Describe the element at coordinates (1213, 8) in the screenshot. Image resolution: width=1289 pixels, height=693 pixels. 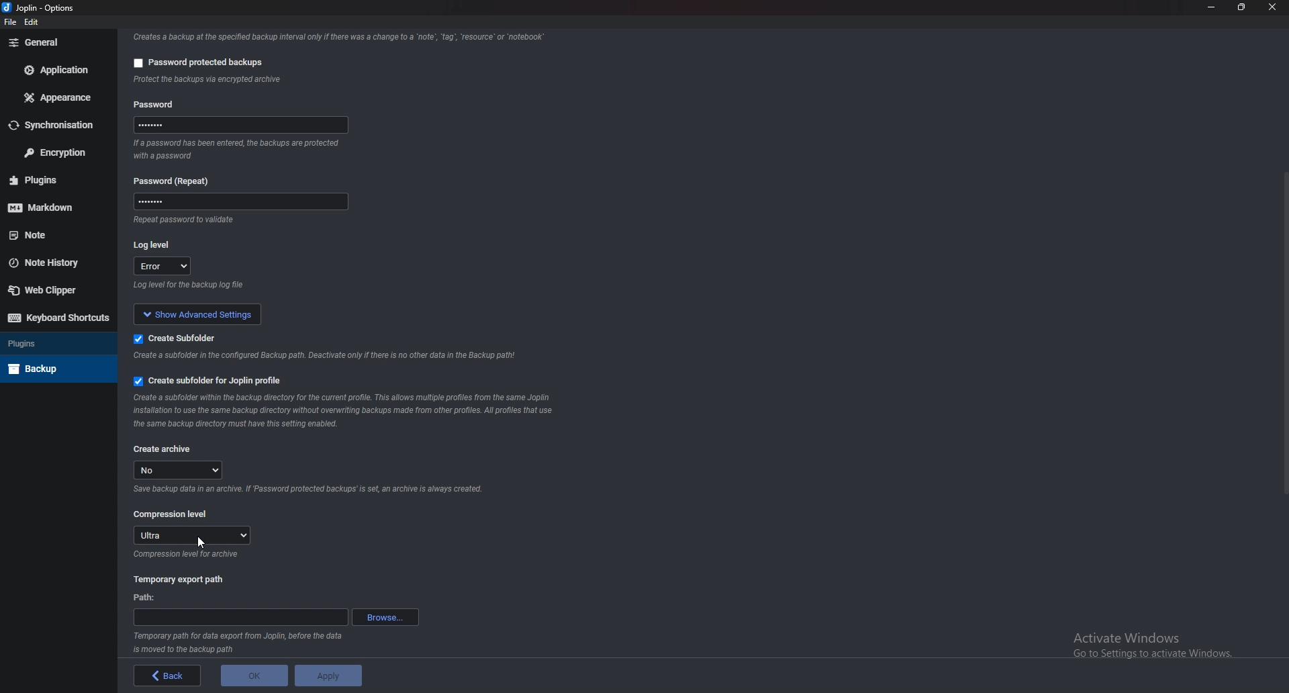
I see `Minimize` at that location.